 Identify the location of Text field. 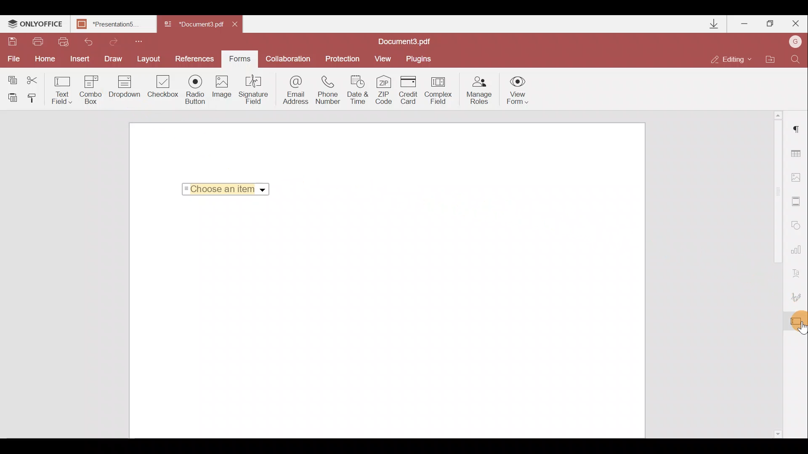
(61, 90).